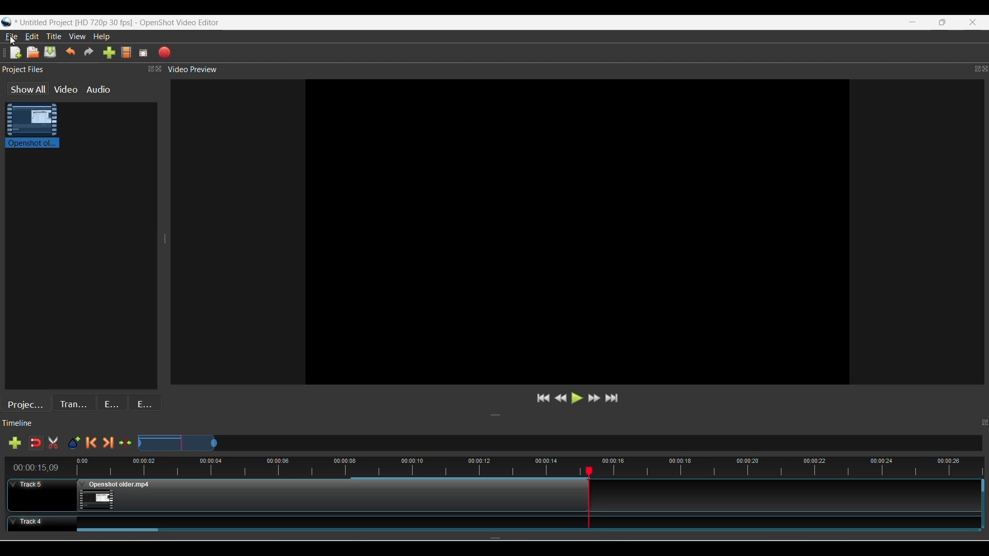 The image size is (989, 556). Describe the element at coordinates (74, 403) in the screenshot. I see `Transitions` at that location.